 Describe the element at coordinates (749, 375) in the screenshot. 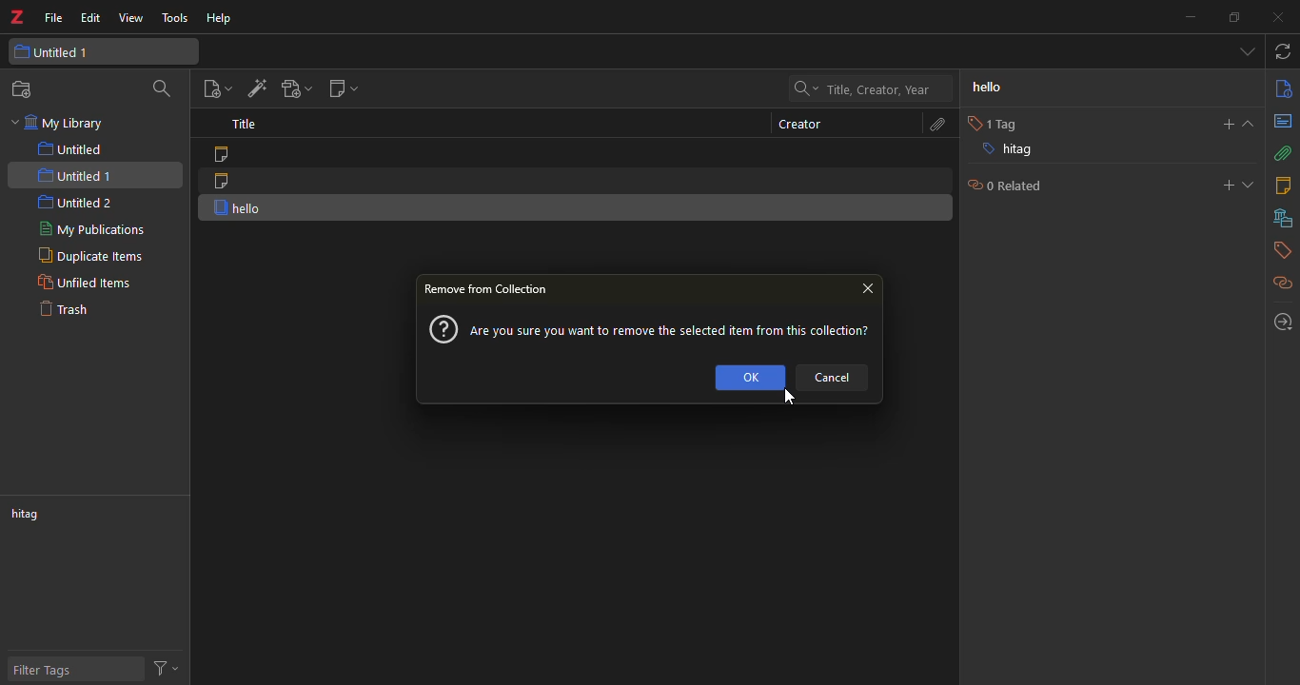

I see `ok` at that location.